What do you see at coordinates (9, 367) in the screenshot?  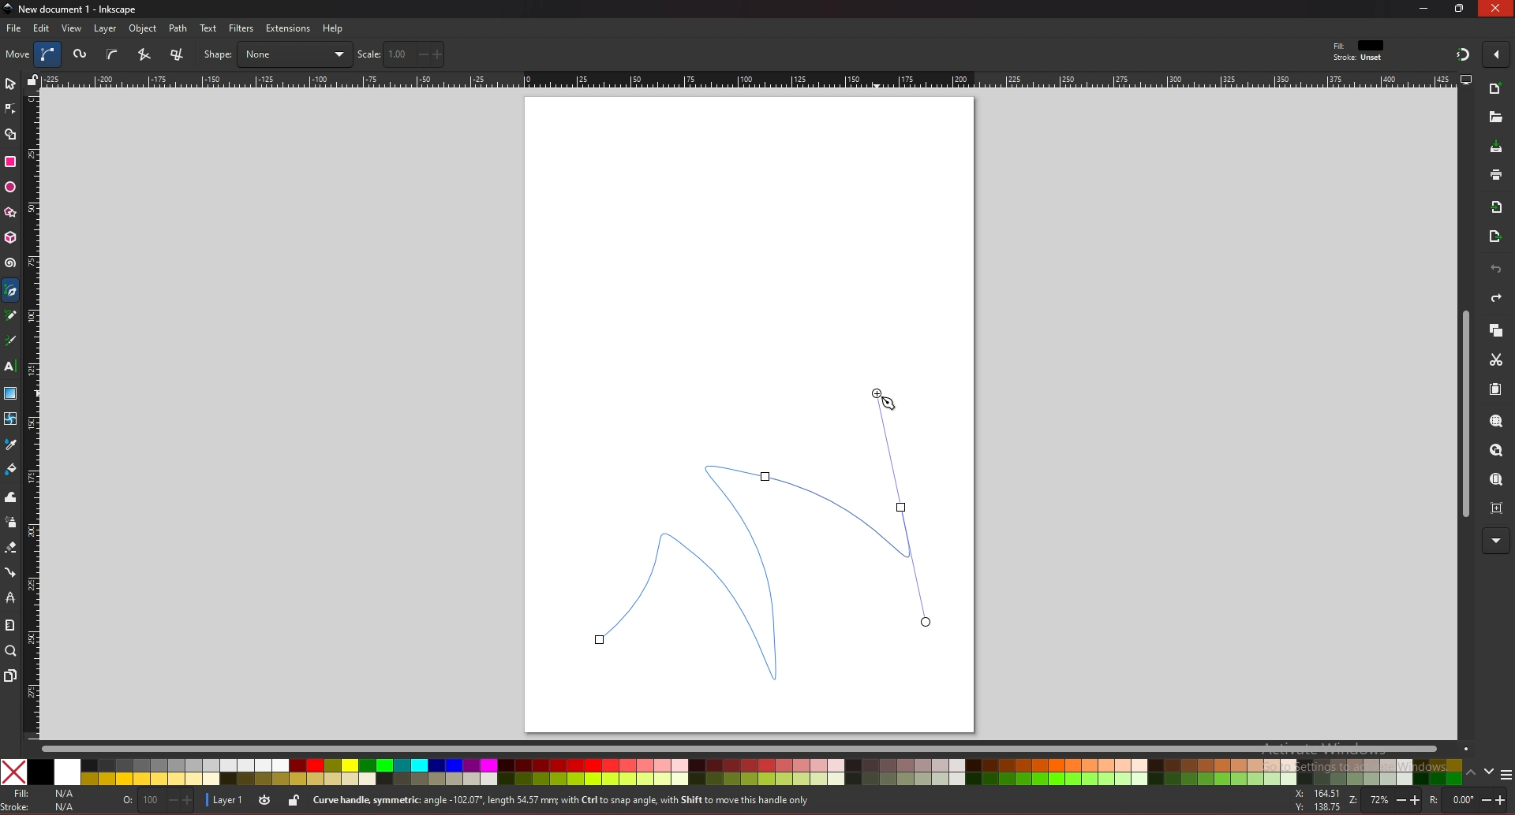 I see `text` at bounding box center [9, 367].